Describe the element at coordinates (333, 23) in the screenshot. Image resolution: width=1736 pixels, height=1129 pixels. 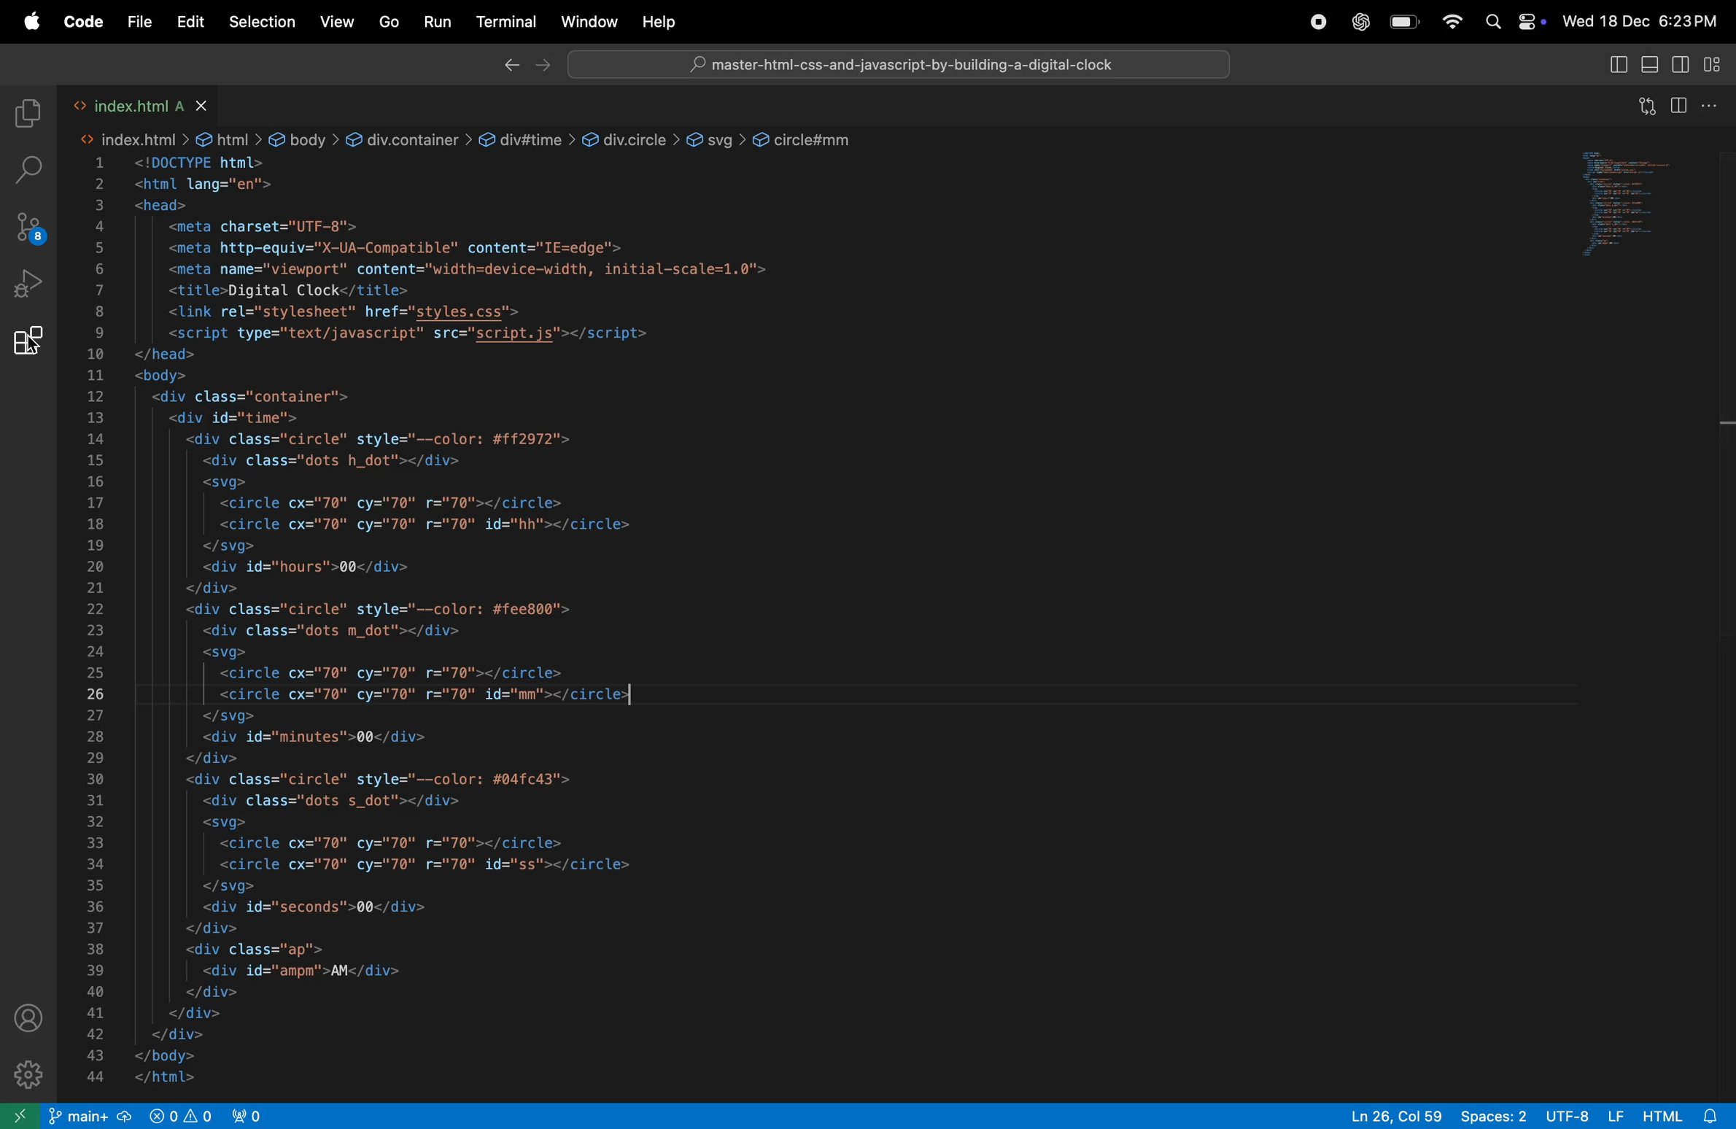
I see `view` at that location.